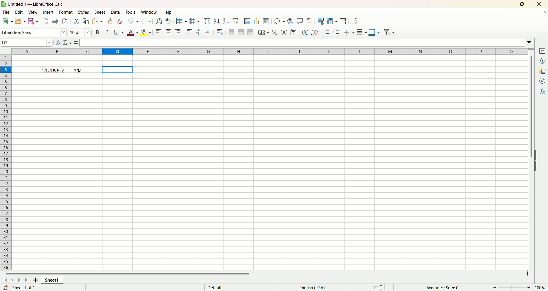  I want to click on Font color, so click(133, 32).